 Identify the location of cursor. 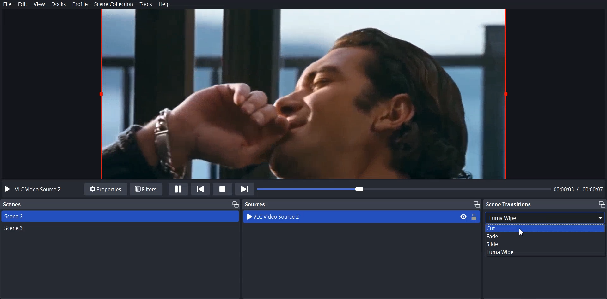
(522, 232).